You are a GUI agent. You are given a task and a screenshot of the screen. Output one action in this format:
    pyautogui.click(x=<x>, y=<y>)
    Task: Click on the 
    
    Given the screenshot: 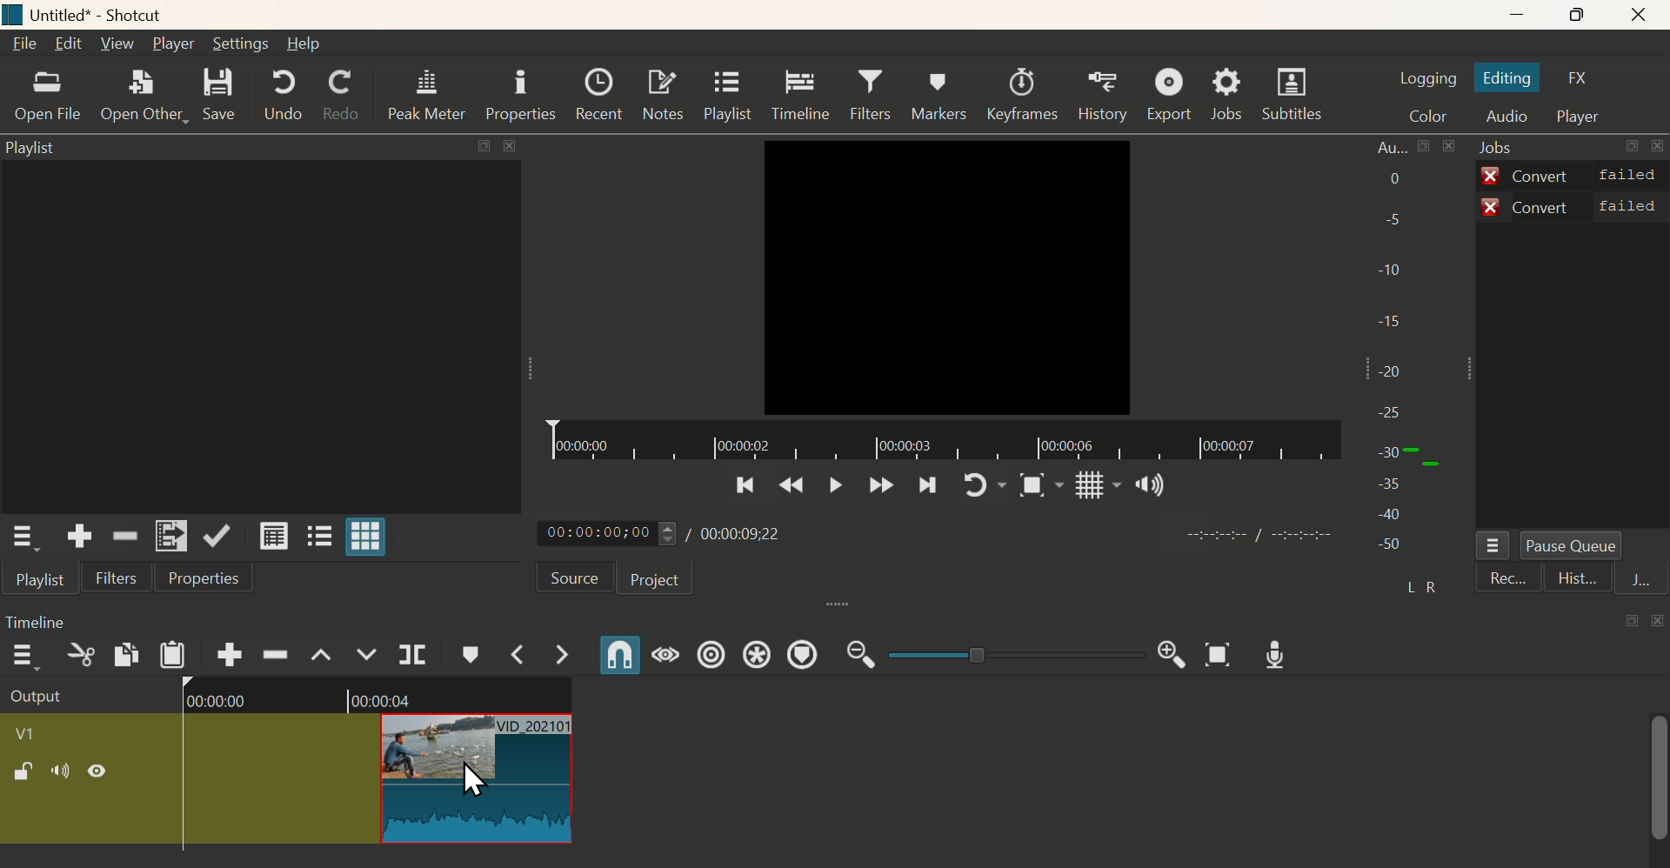 What is the action you would take?
    pyautogui.click(x=307, y=43)
    